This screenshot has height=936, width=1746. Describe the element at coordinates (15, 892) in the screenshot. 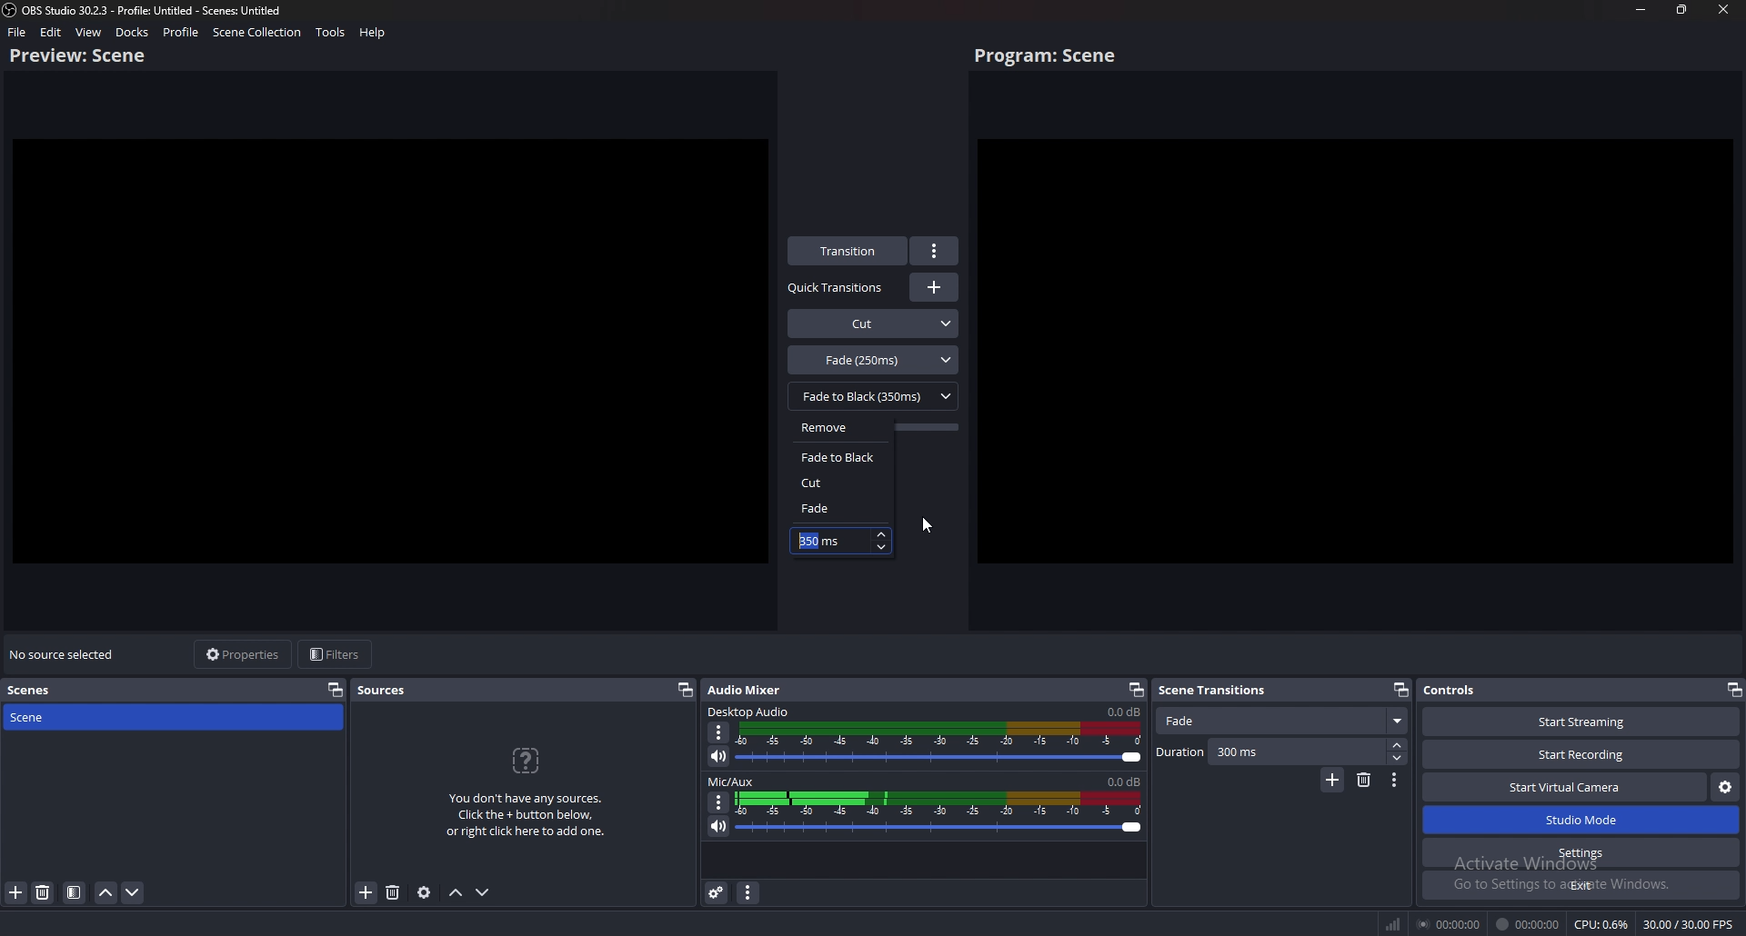

I see `add scene` at that location.